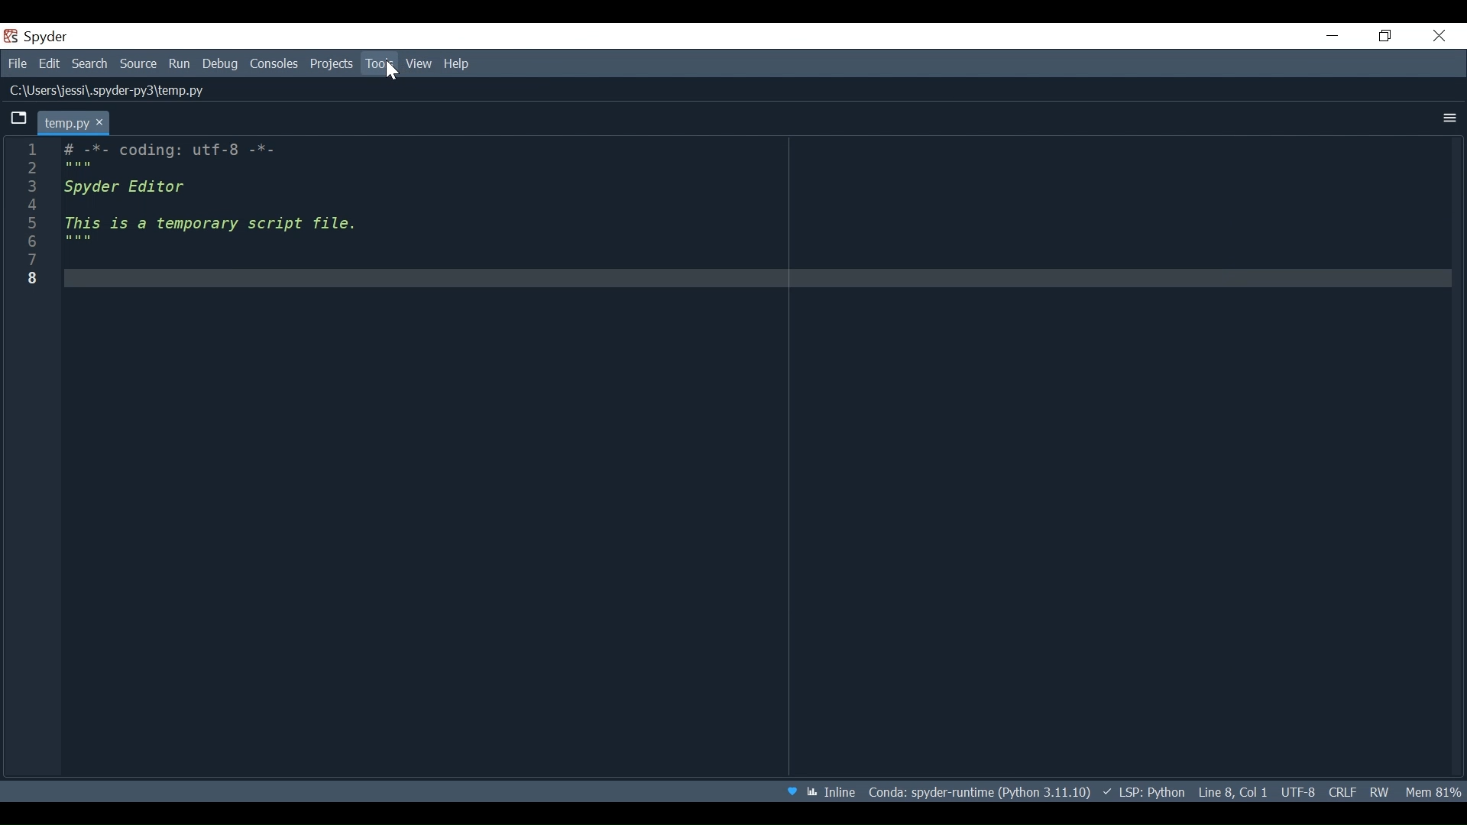 This screenshot has height=825, width=1467. I want to click on Debug, so click(222, 65).